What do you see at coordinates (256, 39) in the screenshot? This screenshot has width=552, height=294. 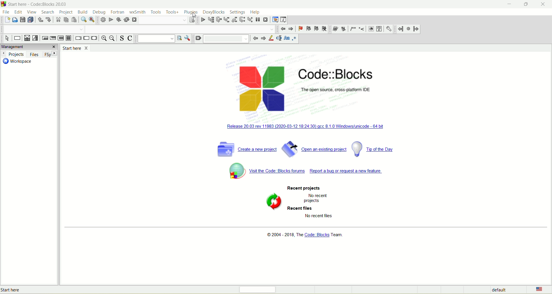 I see `go back` at bounding box center [256, 39].